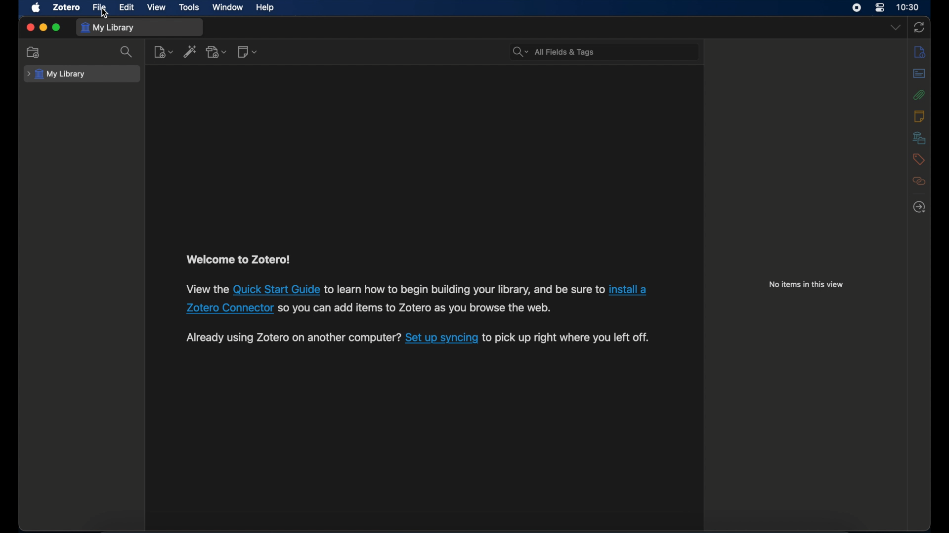  I want to click on install a, so click(629, 288).